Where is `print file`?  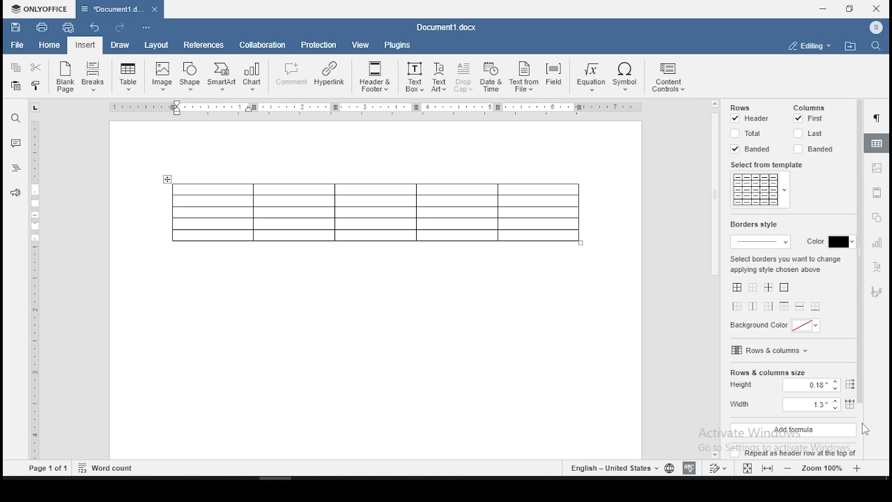 print file is located at coordinates (42, 26).